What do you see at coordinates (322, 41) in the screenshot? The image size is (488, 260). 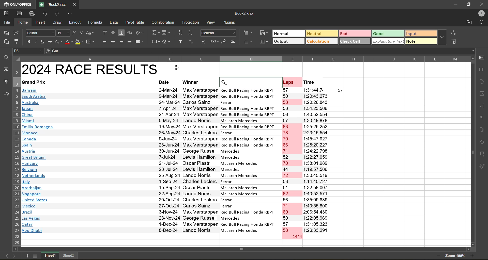 I see `calculation` at bounding box center [322, 41].